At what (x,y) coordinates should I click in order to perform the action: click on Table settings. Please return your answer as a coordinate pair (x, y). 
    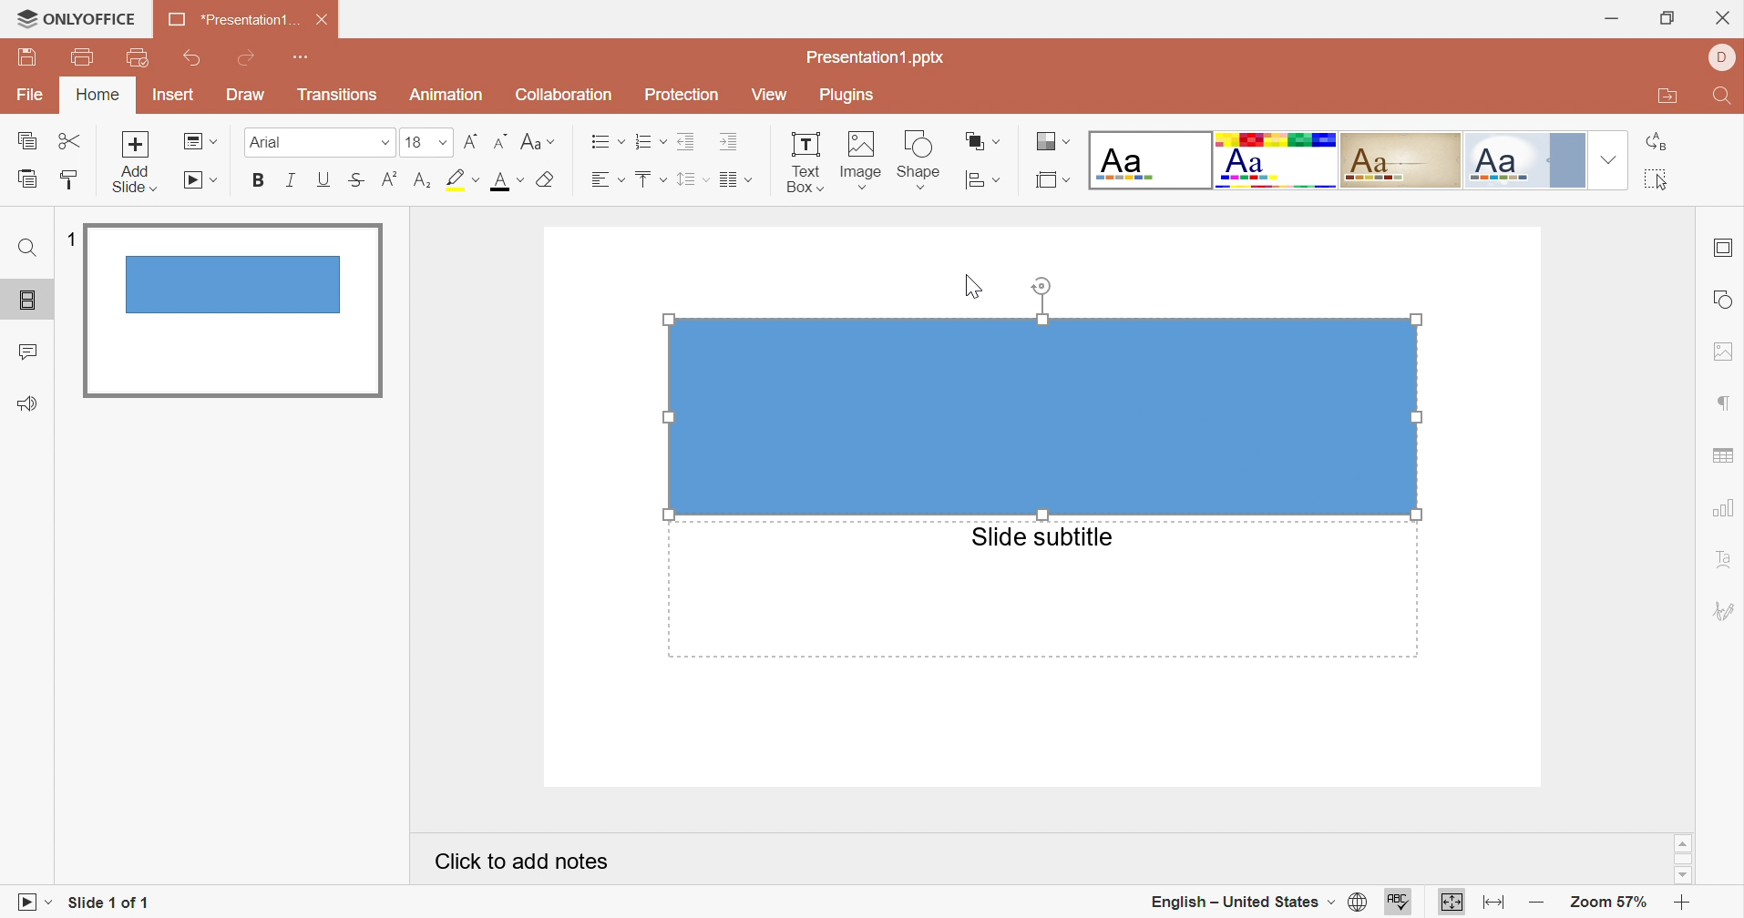
    Looking at the image, I should click on (1722, 457).